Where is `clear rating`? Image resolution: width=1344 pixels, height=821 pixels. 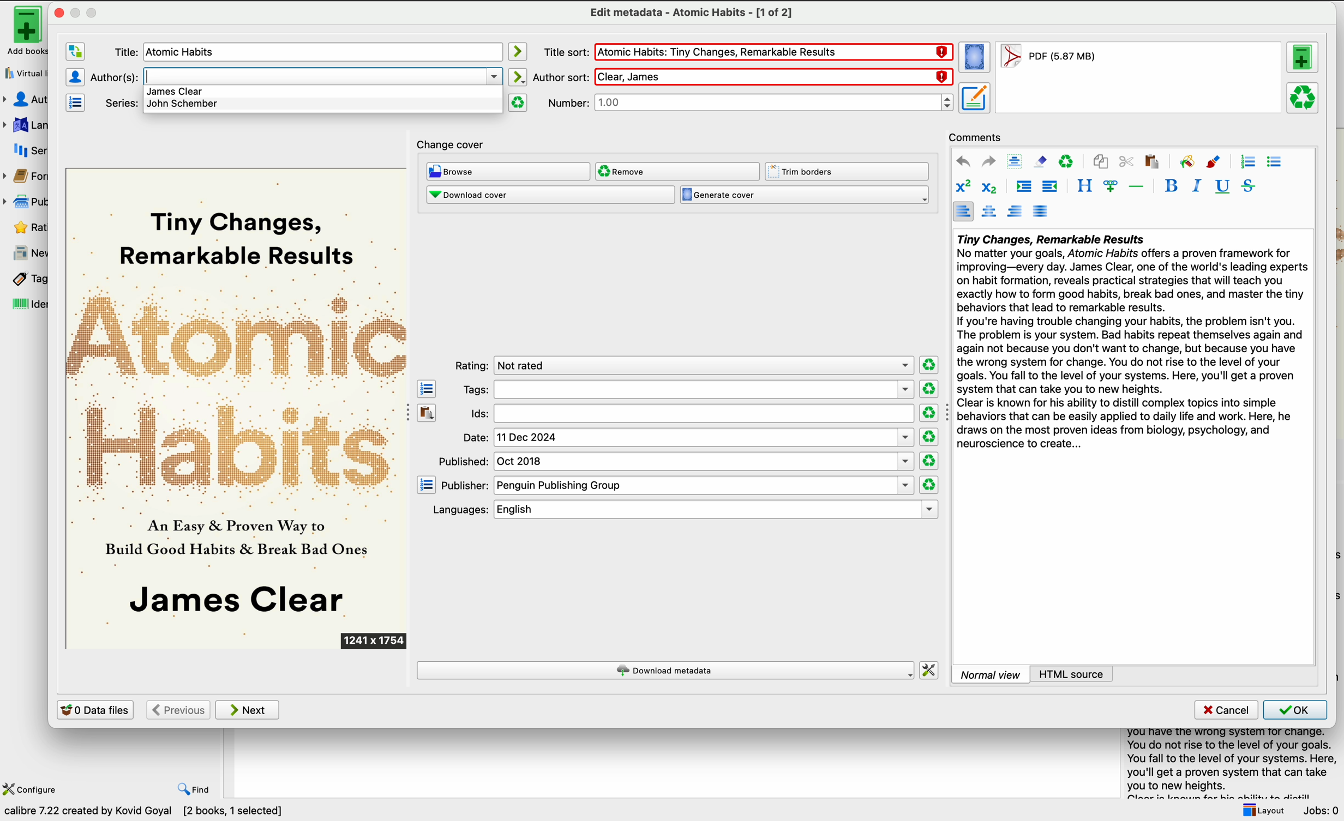 clear rating is located at coordinates (929, 485).